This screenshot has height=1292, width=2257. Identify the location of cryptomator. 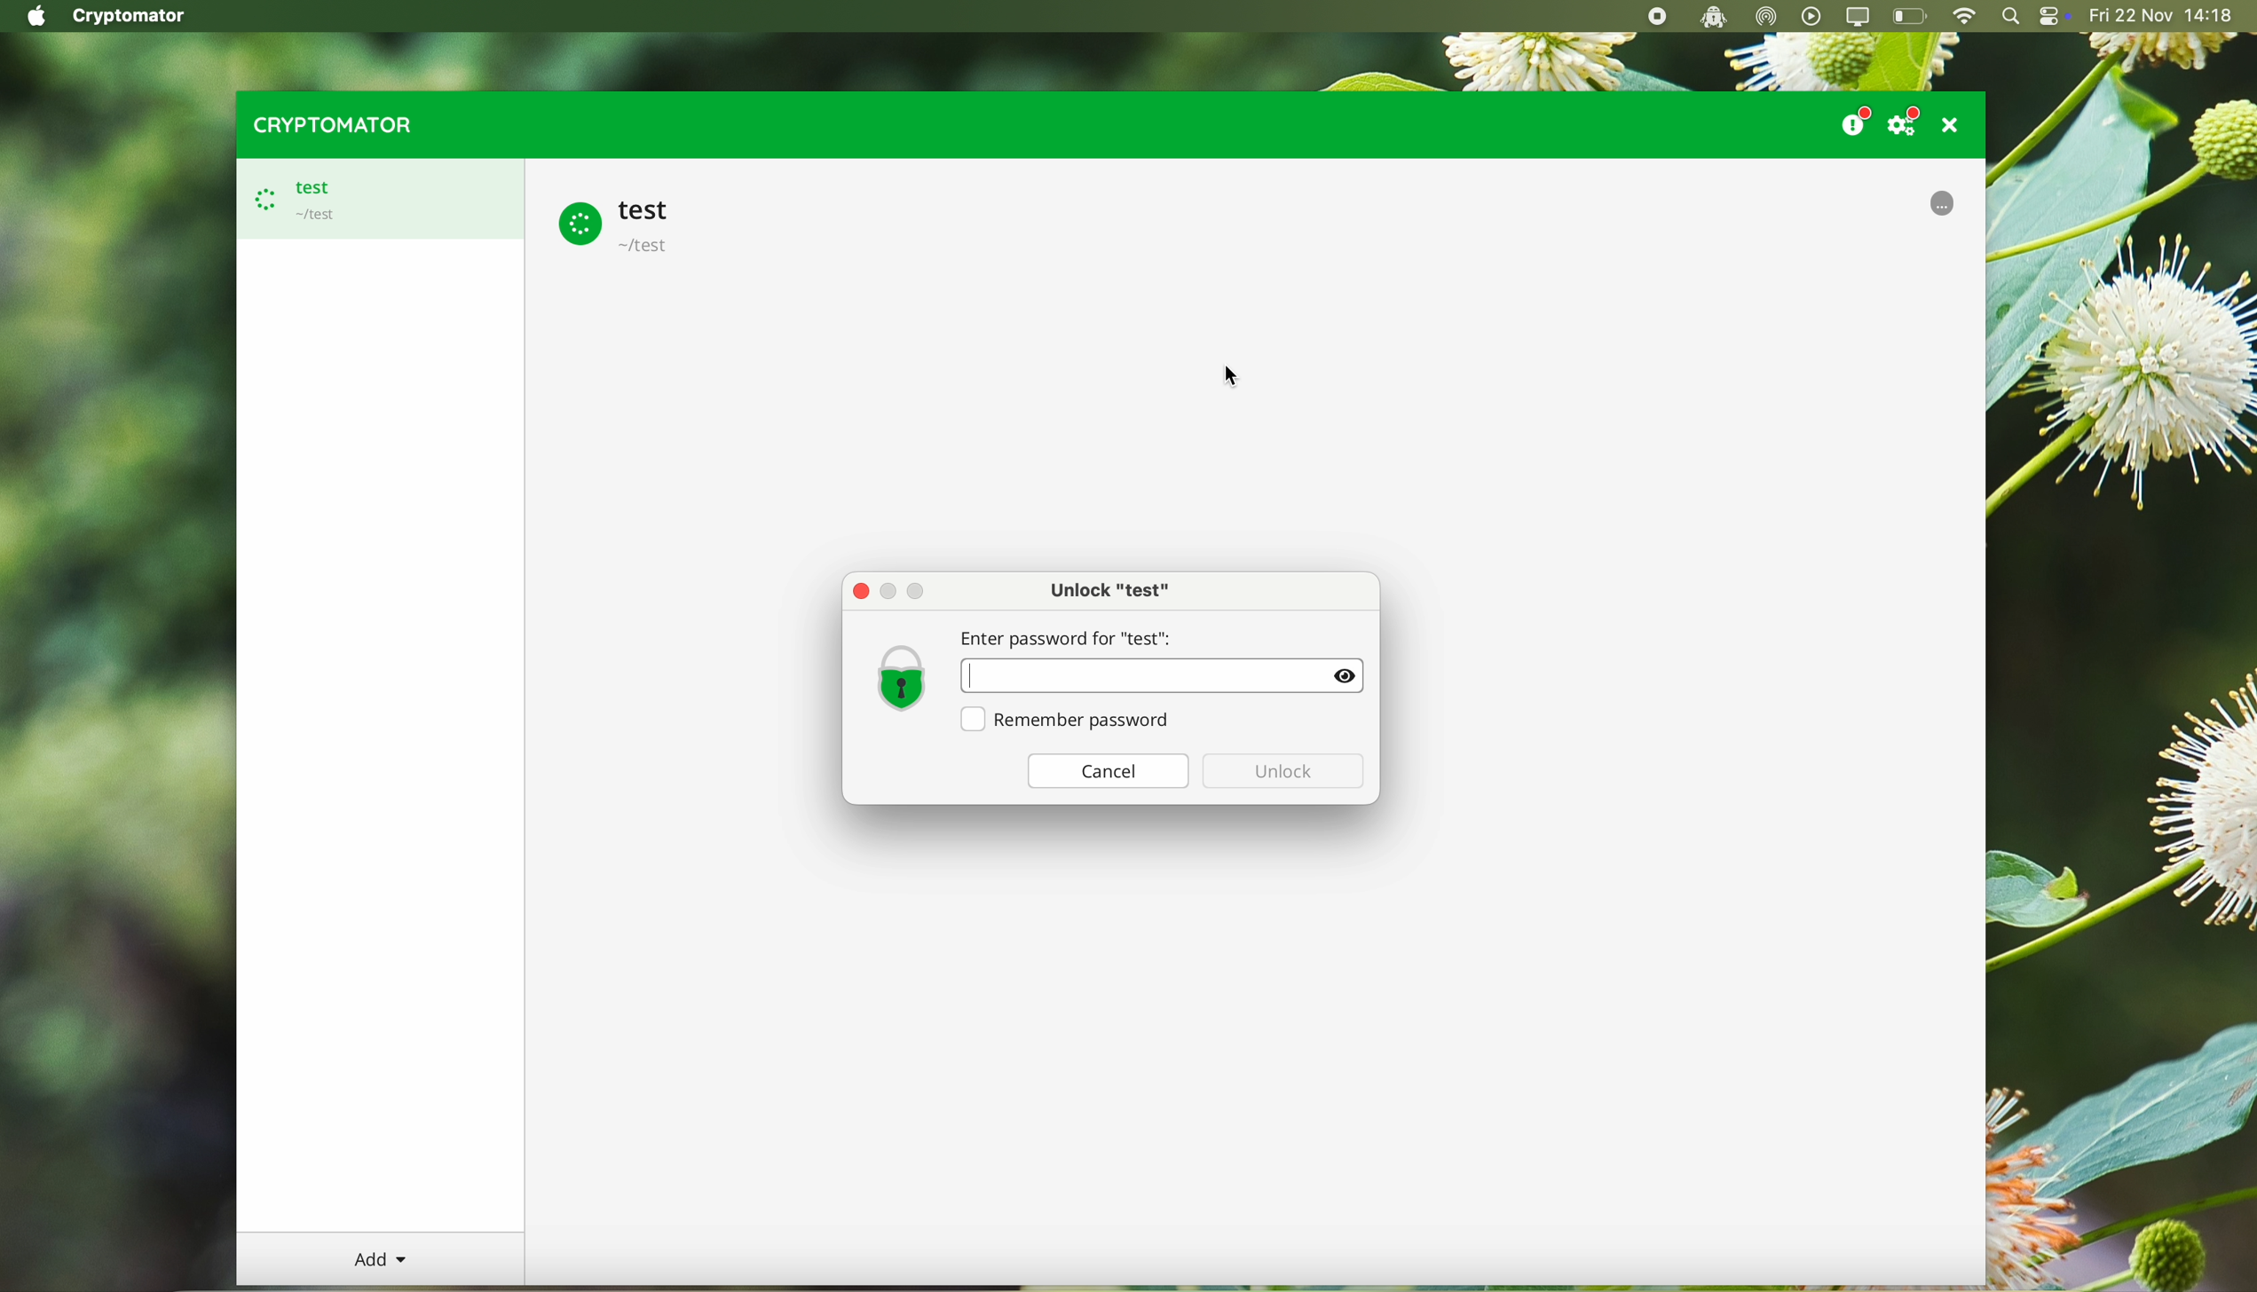
(328, 124).